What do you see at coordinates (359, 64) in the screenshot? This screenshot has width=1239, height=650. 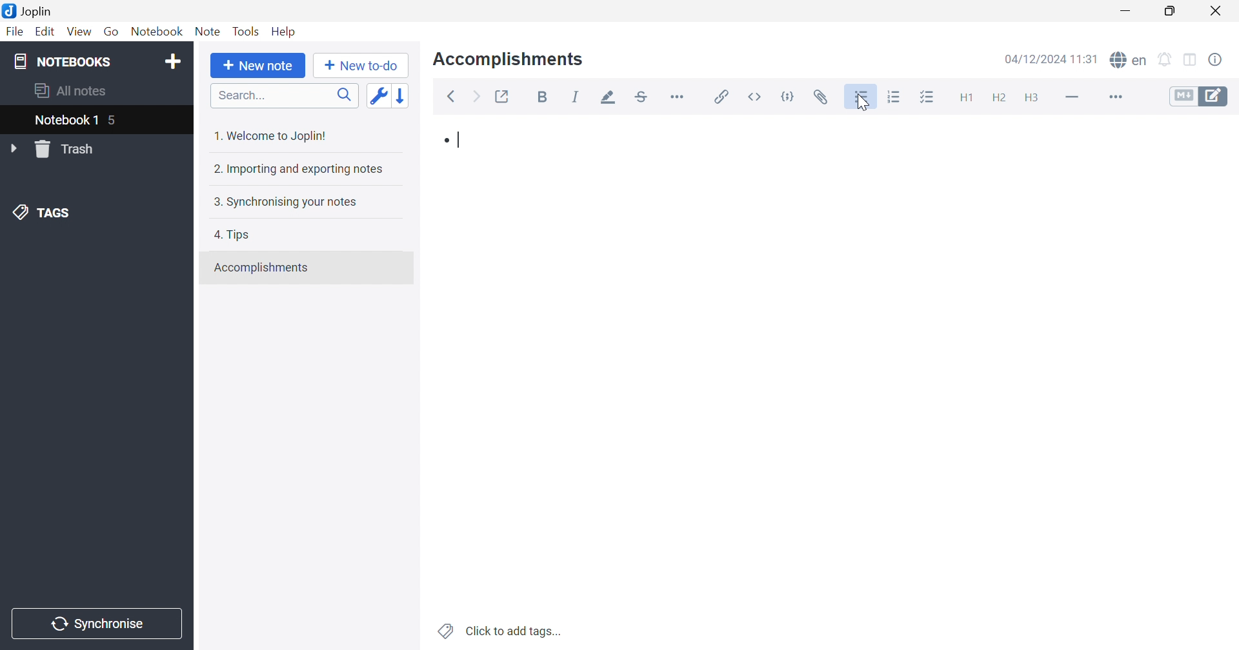 I see `New to-do` at bounding box center [359, 64].